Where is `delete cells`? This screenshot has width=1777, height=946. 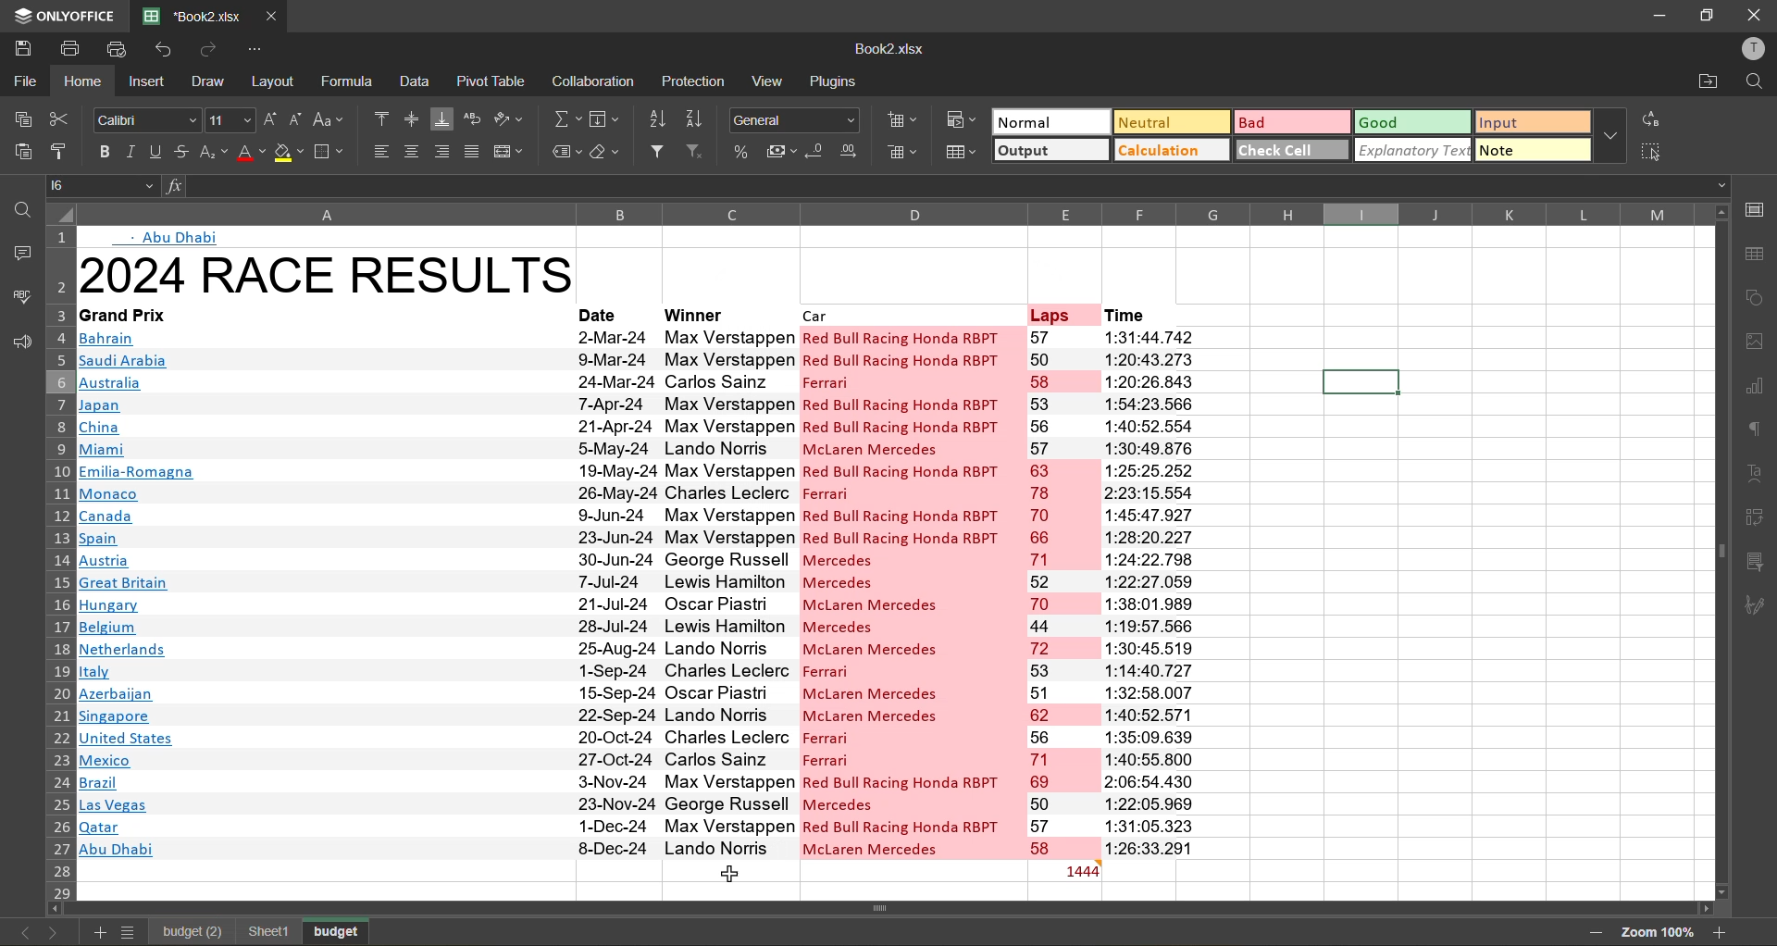 delete cells is located at coordinates (903, 154).